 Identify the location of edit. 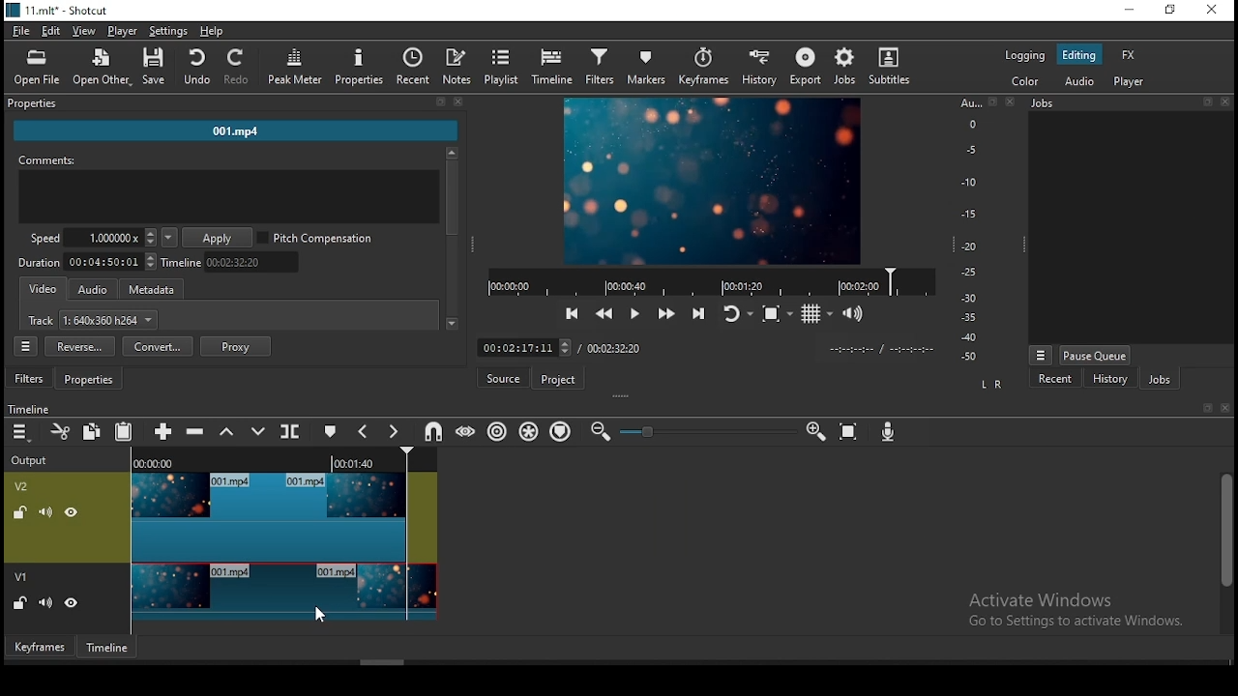
(51, 32).